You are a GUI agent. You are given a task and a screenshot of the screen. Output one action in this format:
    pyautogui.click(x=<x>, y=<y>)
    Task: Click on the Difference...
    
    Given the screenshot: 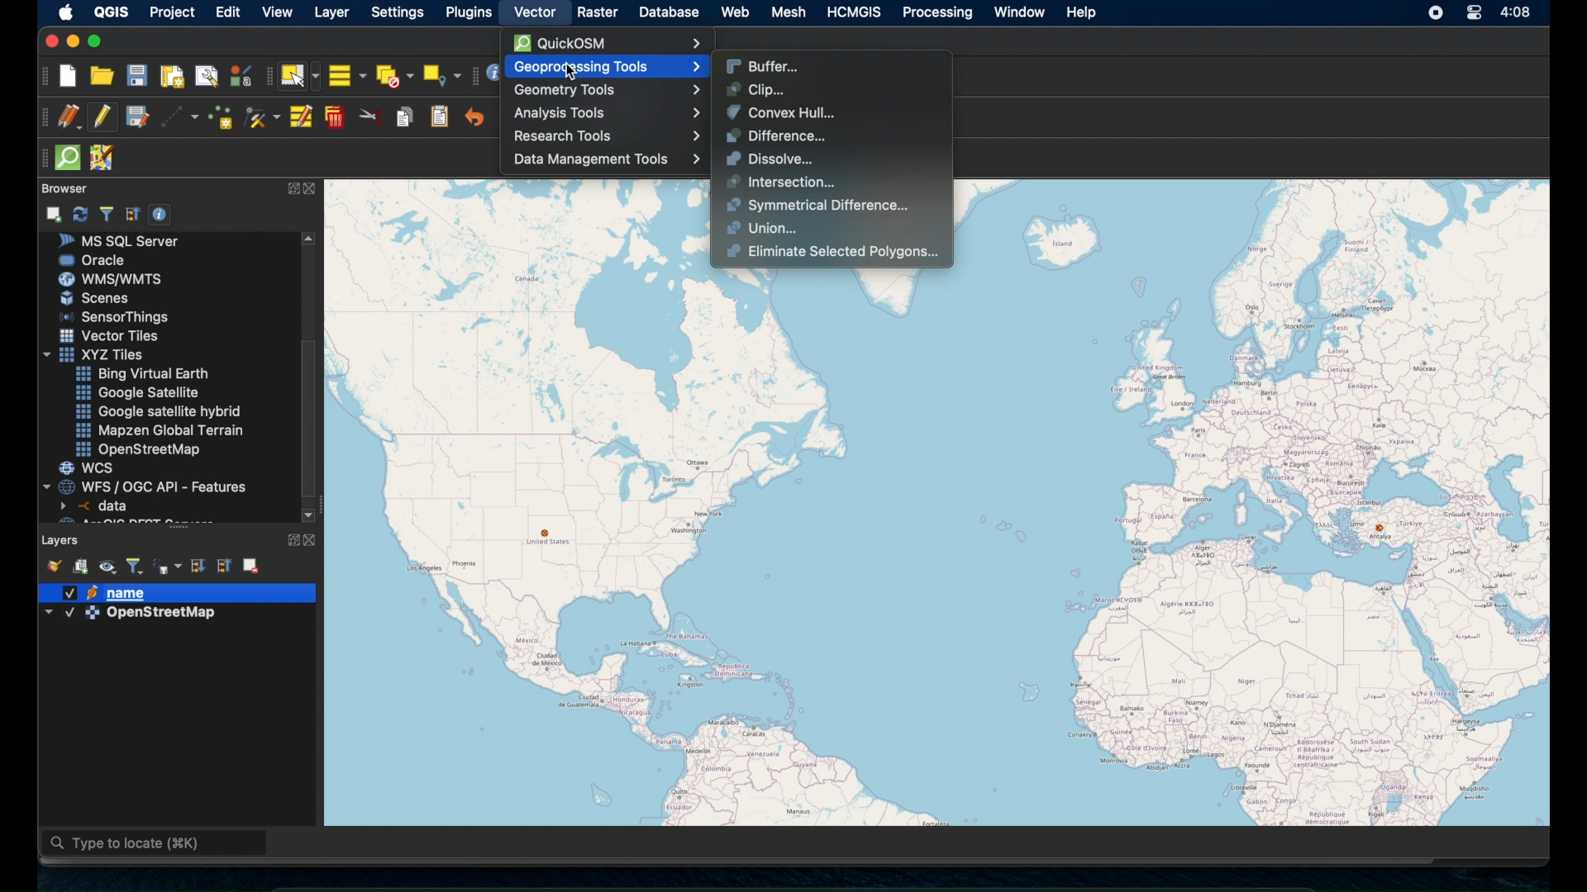 What is the action you would take?
    pyautogui.click(x=773, y=135)
    